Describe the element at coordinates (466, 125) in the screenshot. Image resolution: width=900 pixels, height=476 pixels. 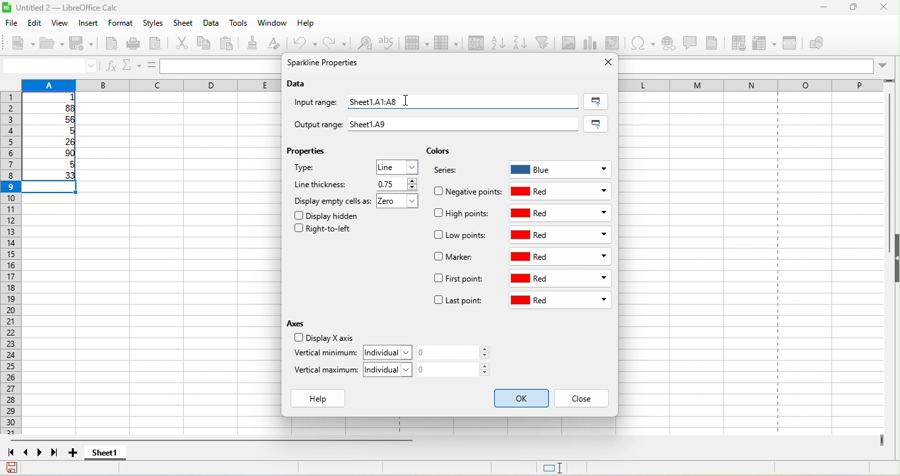
I see `sheet a9` at that location.